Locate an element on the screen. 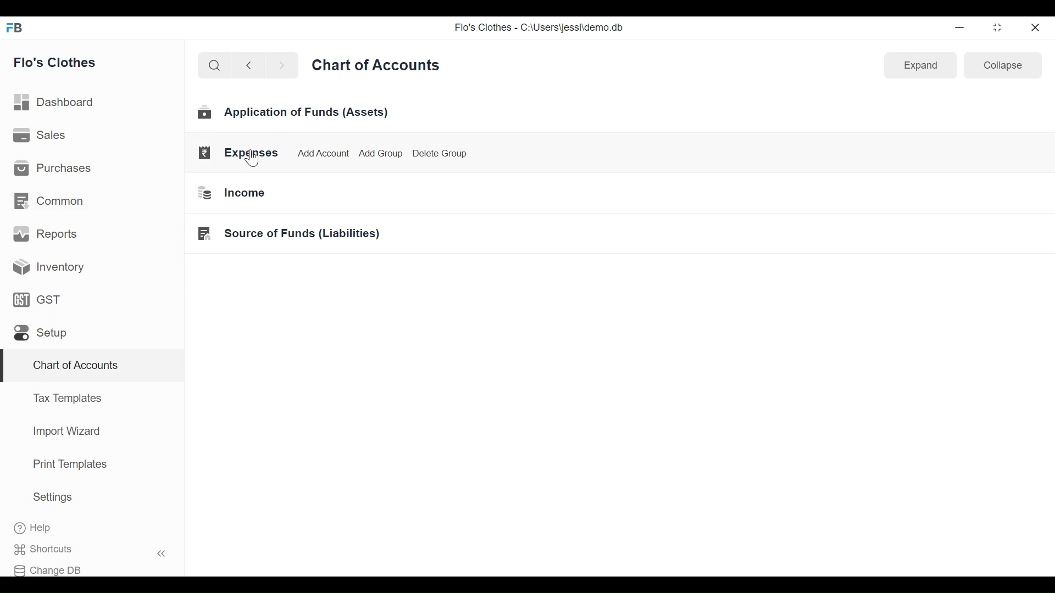 This screenshot has height=593, width=1055. next is located at coordinates (284, 68).